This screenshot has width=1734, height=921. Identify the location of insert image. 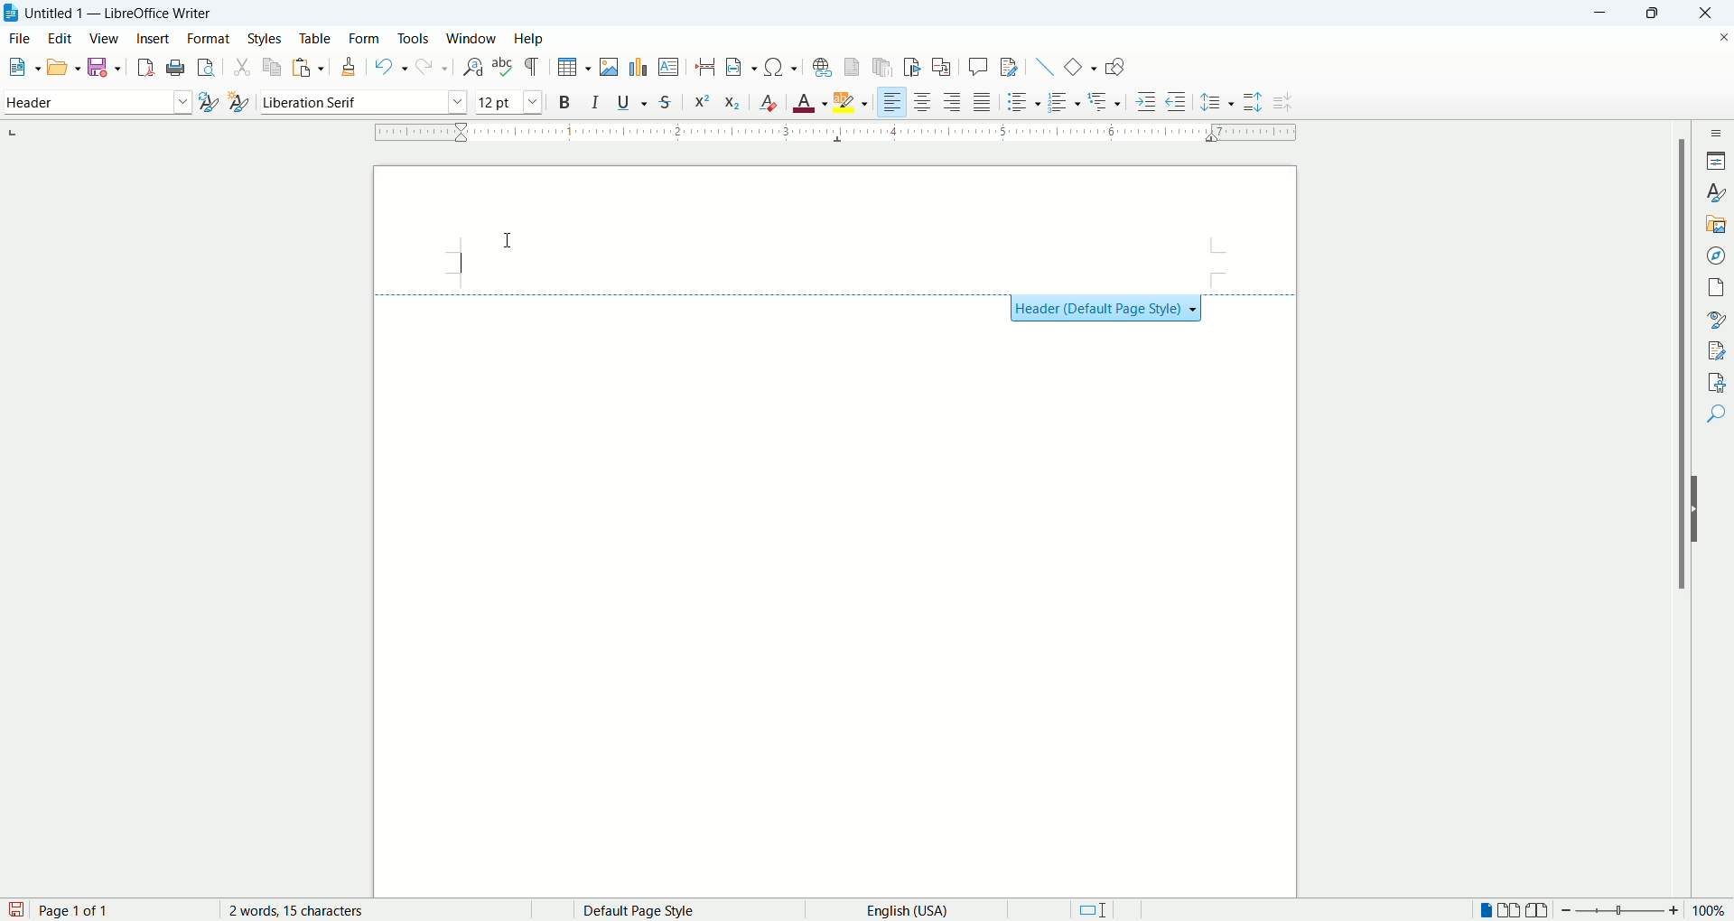
(609, 66).